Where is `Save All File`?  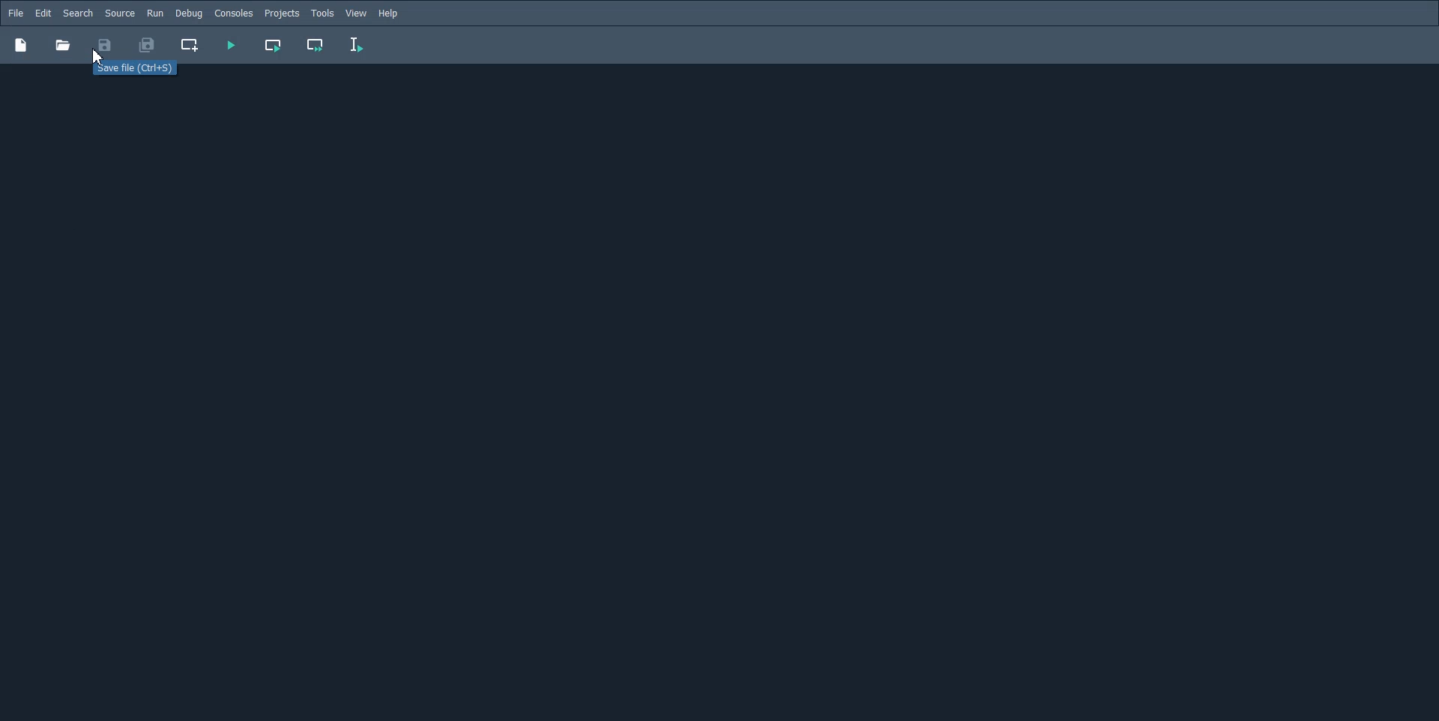 Save All File is located at coordinates (145, 45).